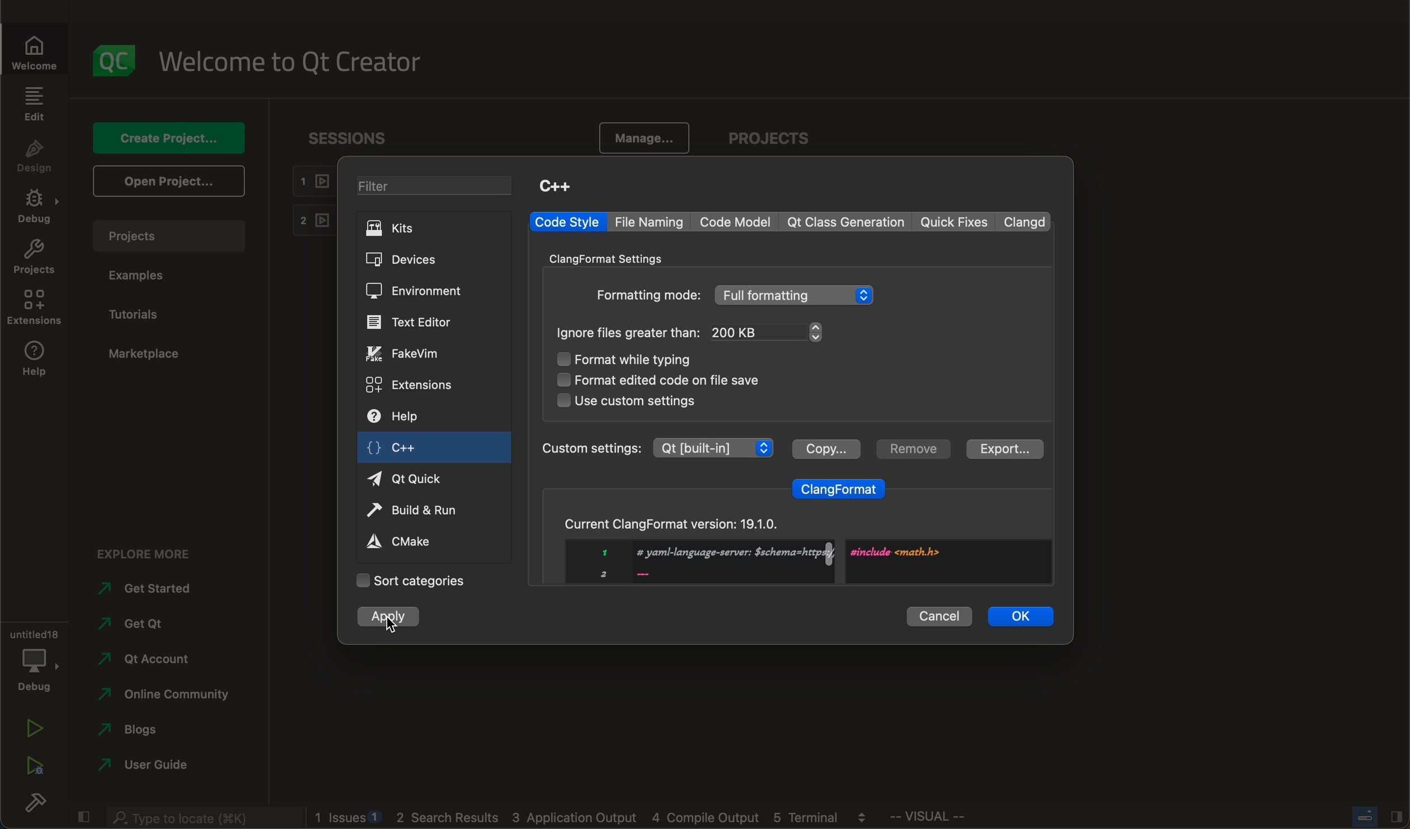 The image size is (1410, 829). Describe the element at coordinates (675, 379) in the screenshot. I see `format edited` at that location.